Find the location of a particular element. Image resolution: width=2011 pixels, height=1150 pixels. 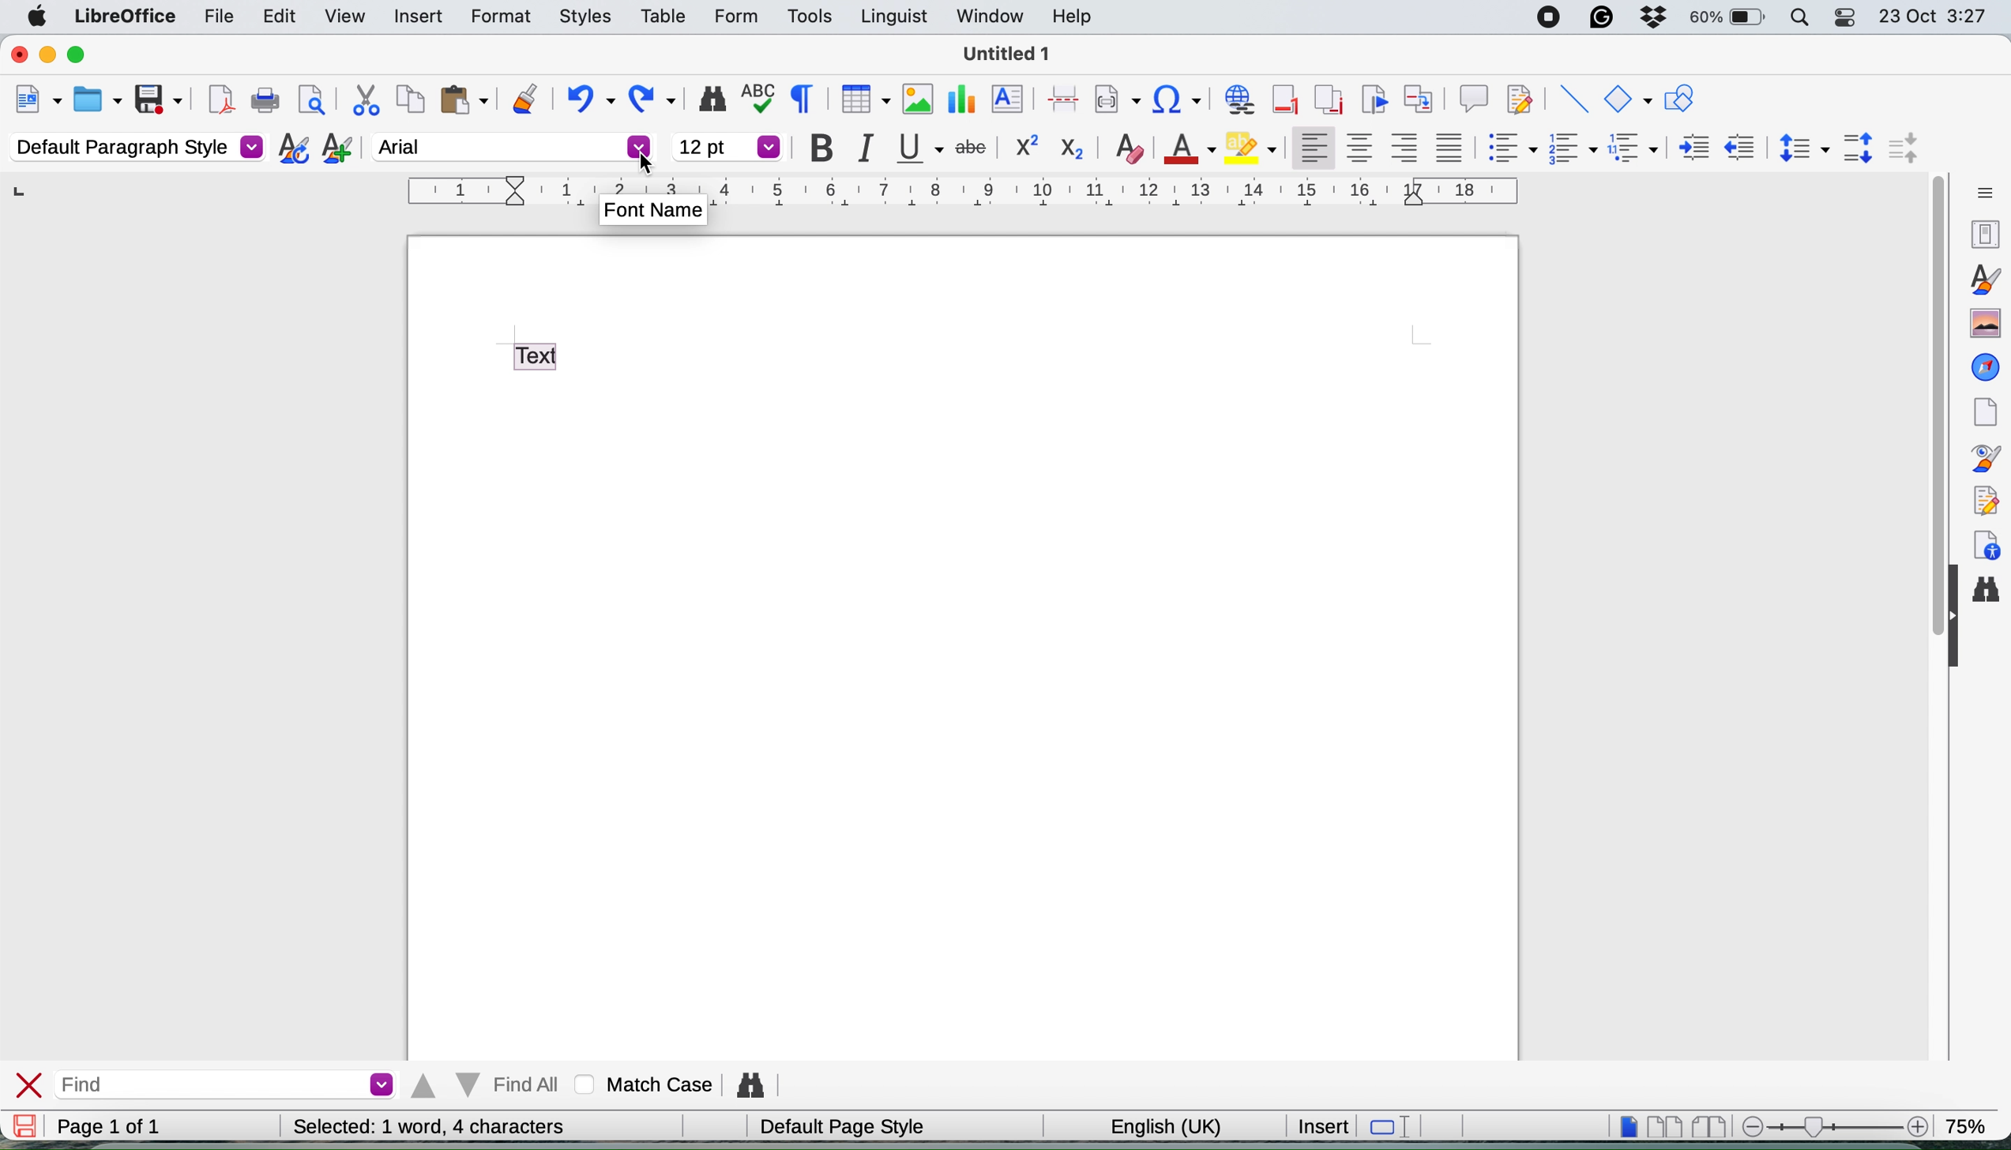

insert text box is located at coordinates (1010, 100).